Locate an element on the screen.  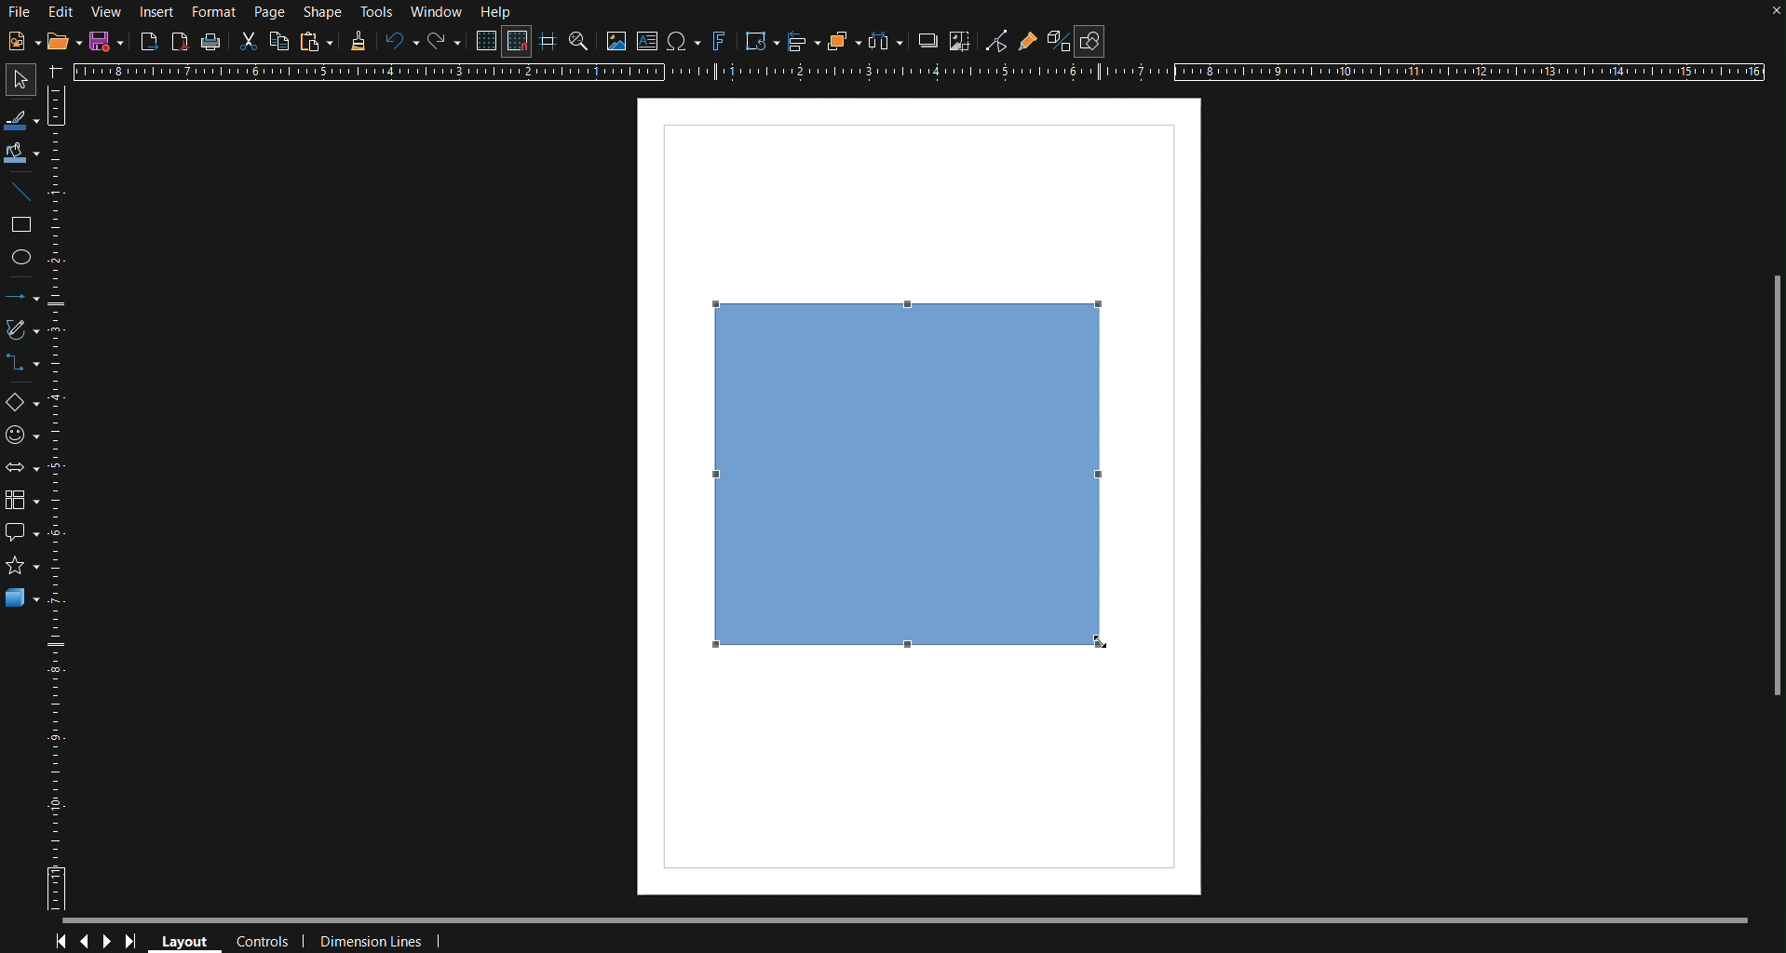
Square (finalized) is located at coordinates (903, 476).